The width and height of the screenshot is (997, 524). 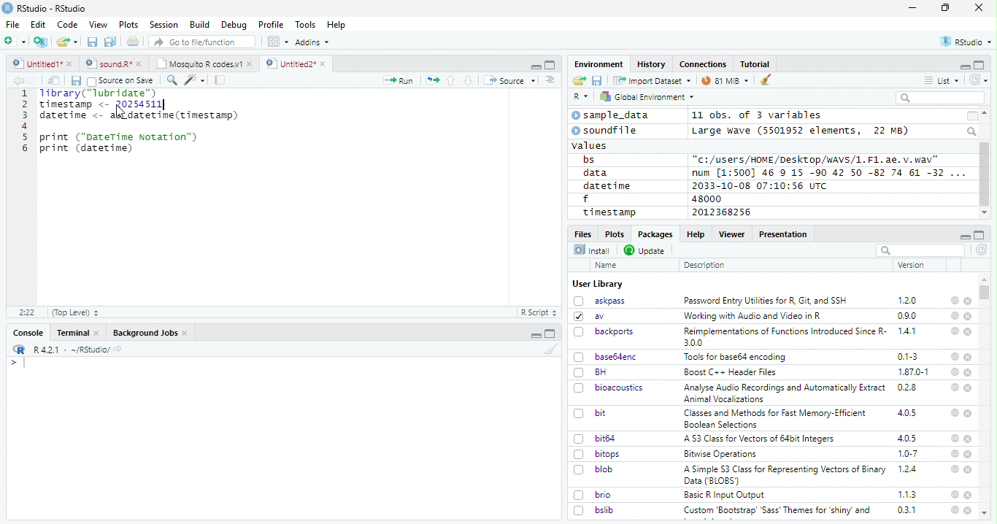 What do you see at coordinates (75, 81) in the screenshot?
I see `Save` at bounding box center [75, 81].